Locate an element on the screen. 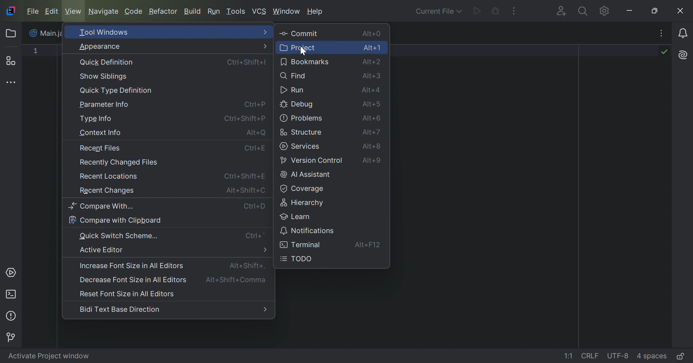  Ctrl+E is located at coordinates (255, 149).